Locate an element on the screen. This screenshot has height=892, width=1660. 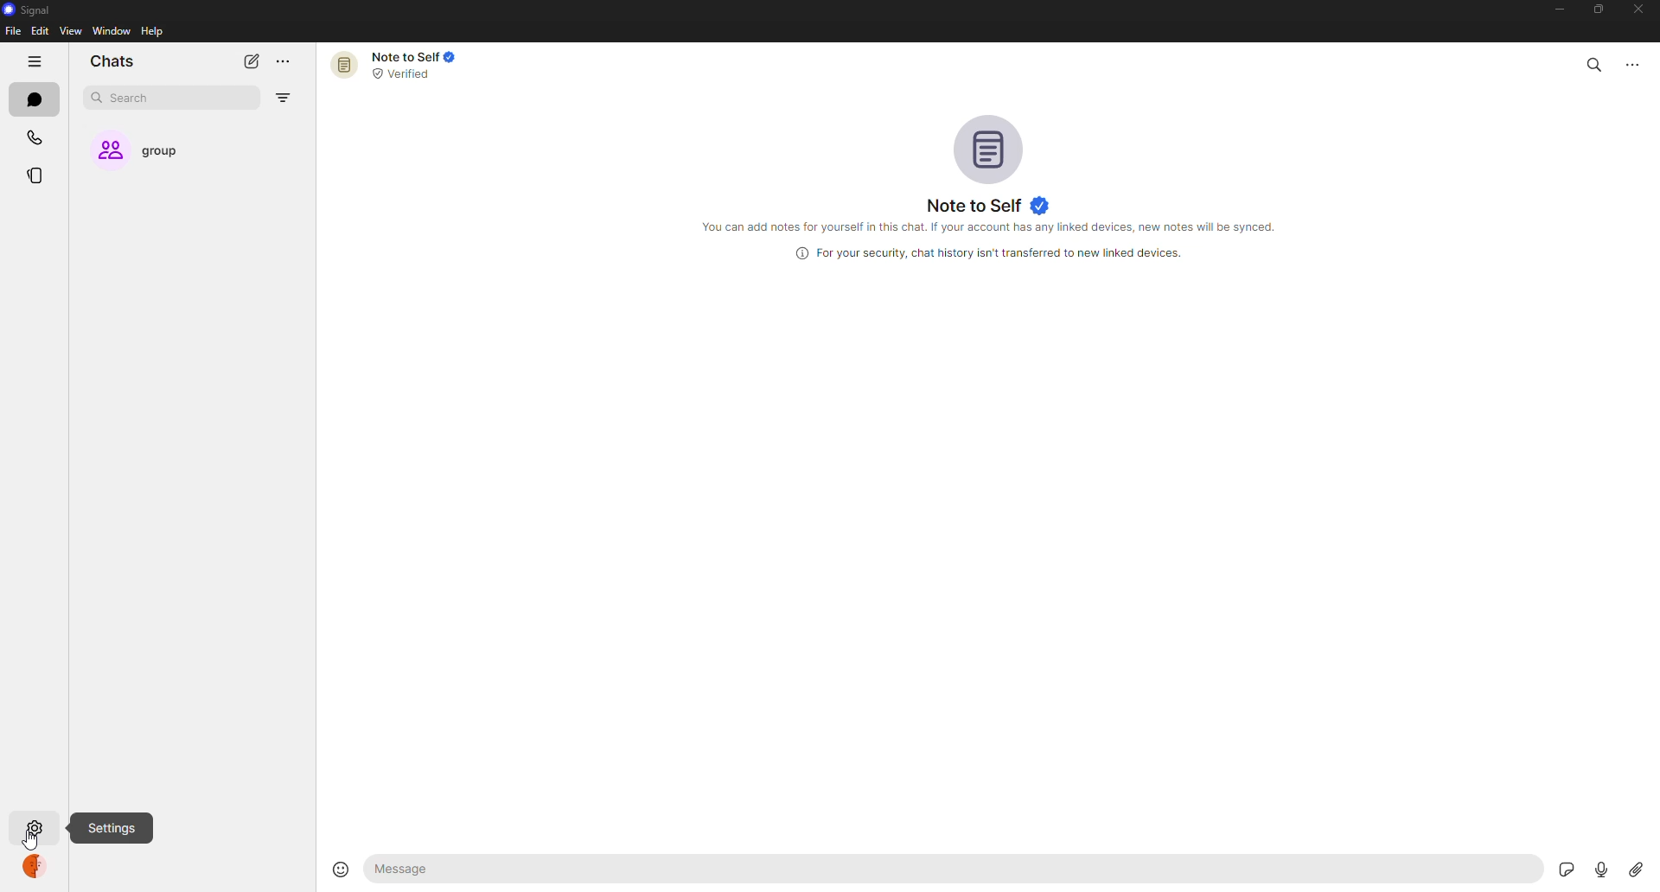
note to self is located at coordinates (401, 64).